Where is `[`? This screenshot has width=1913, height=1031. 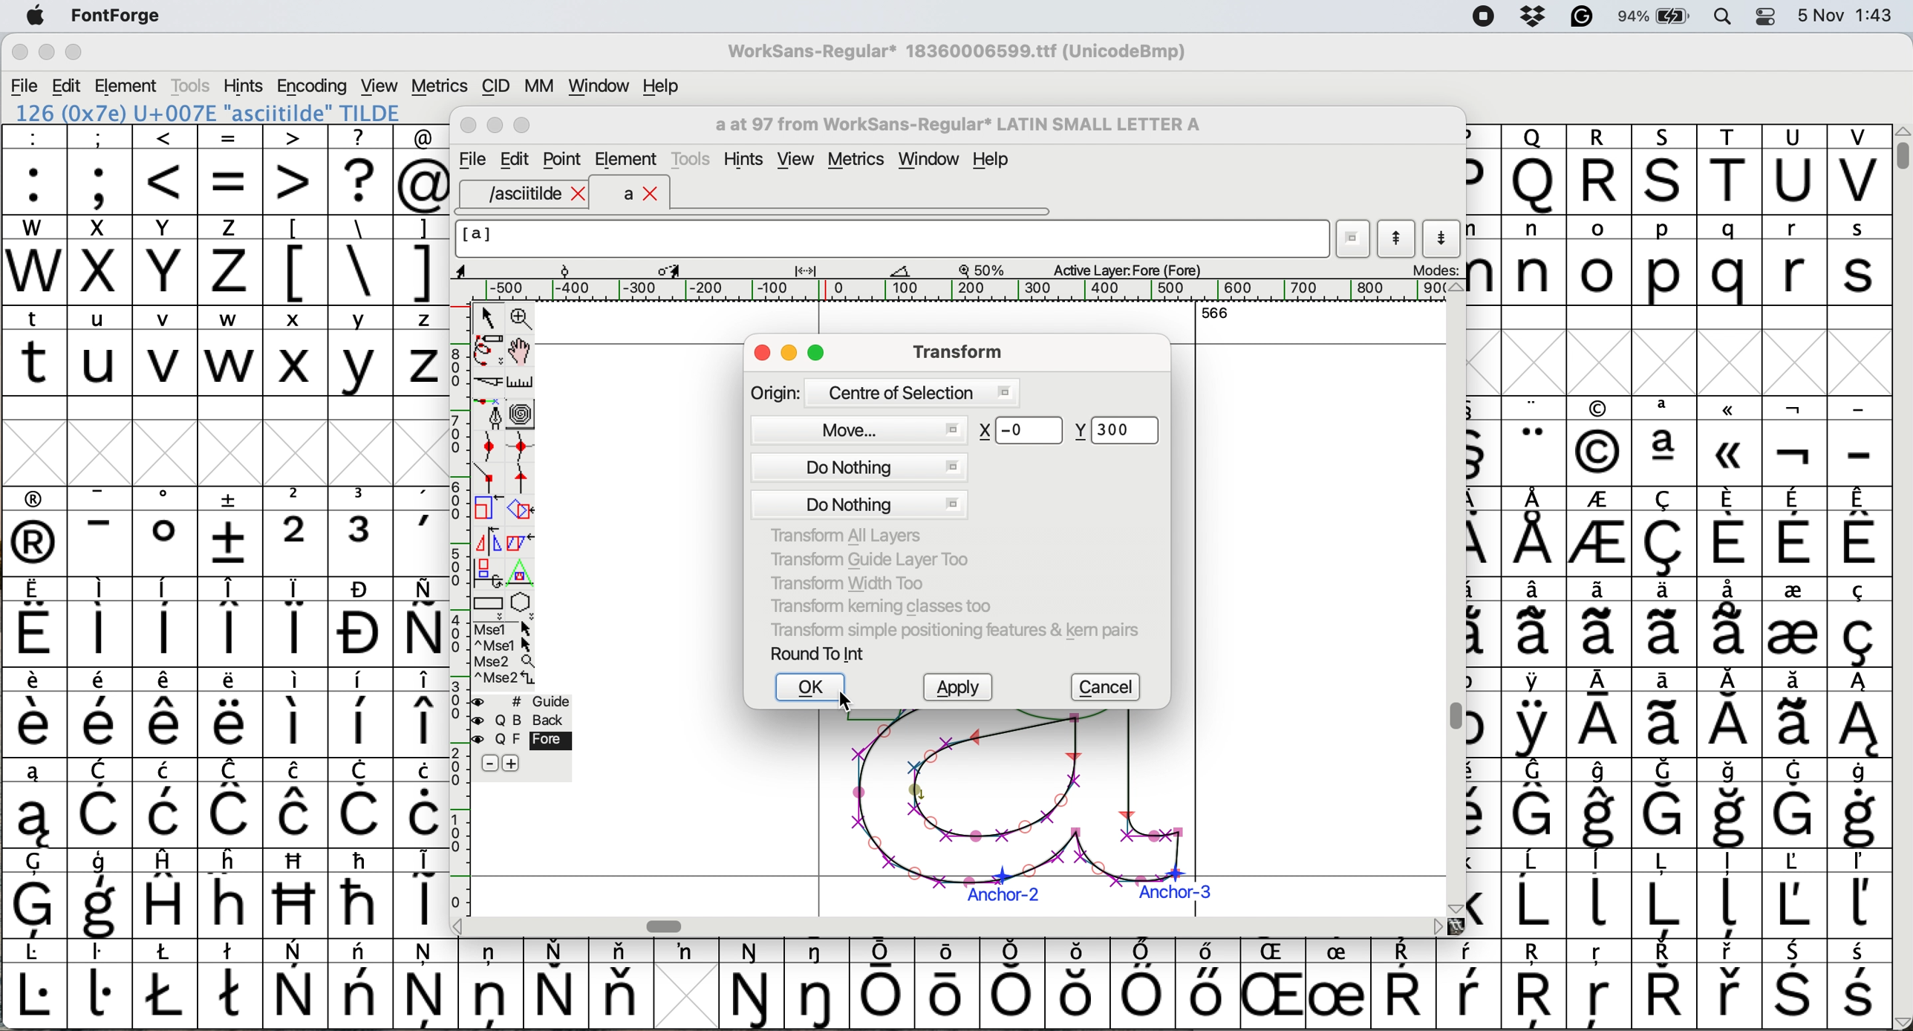
[ is located at coordinates (296, 260).